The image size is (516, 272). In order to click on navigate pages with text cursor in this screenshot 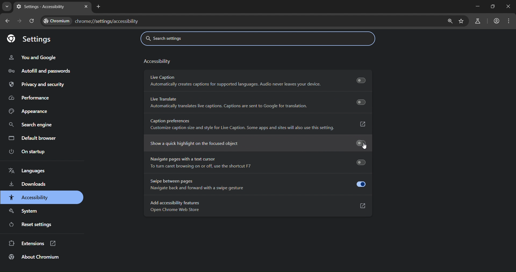, I will do `click(216, 163)`.